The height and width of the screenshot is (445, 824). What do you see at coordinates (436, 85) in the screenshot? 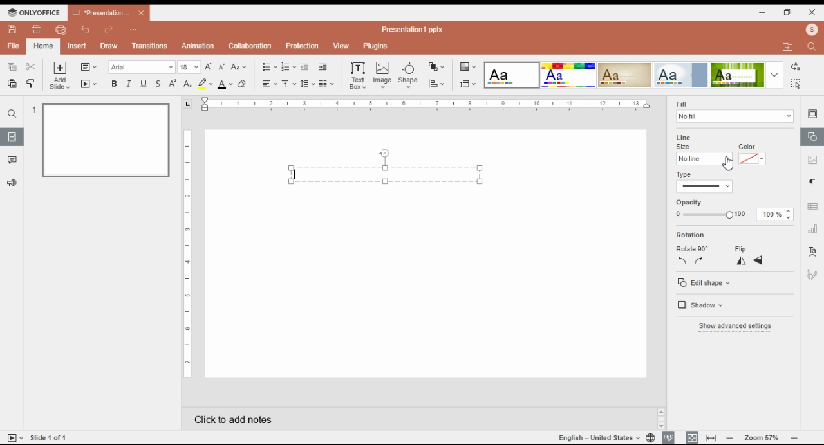
I see `align shapes` at bounding box center [436, 85].